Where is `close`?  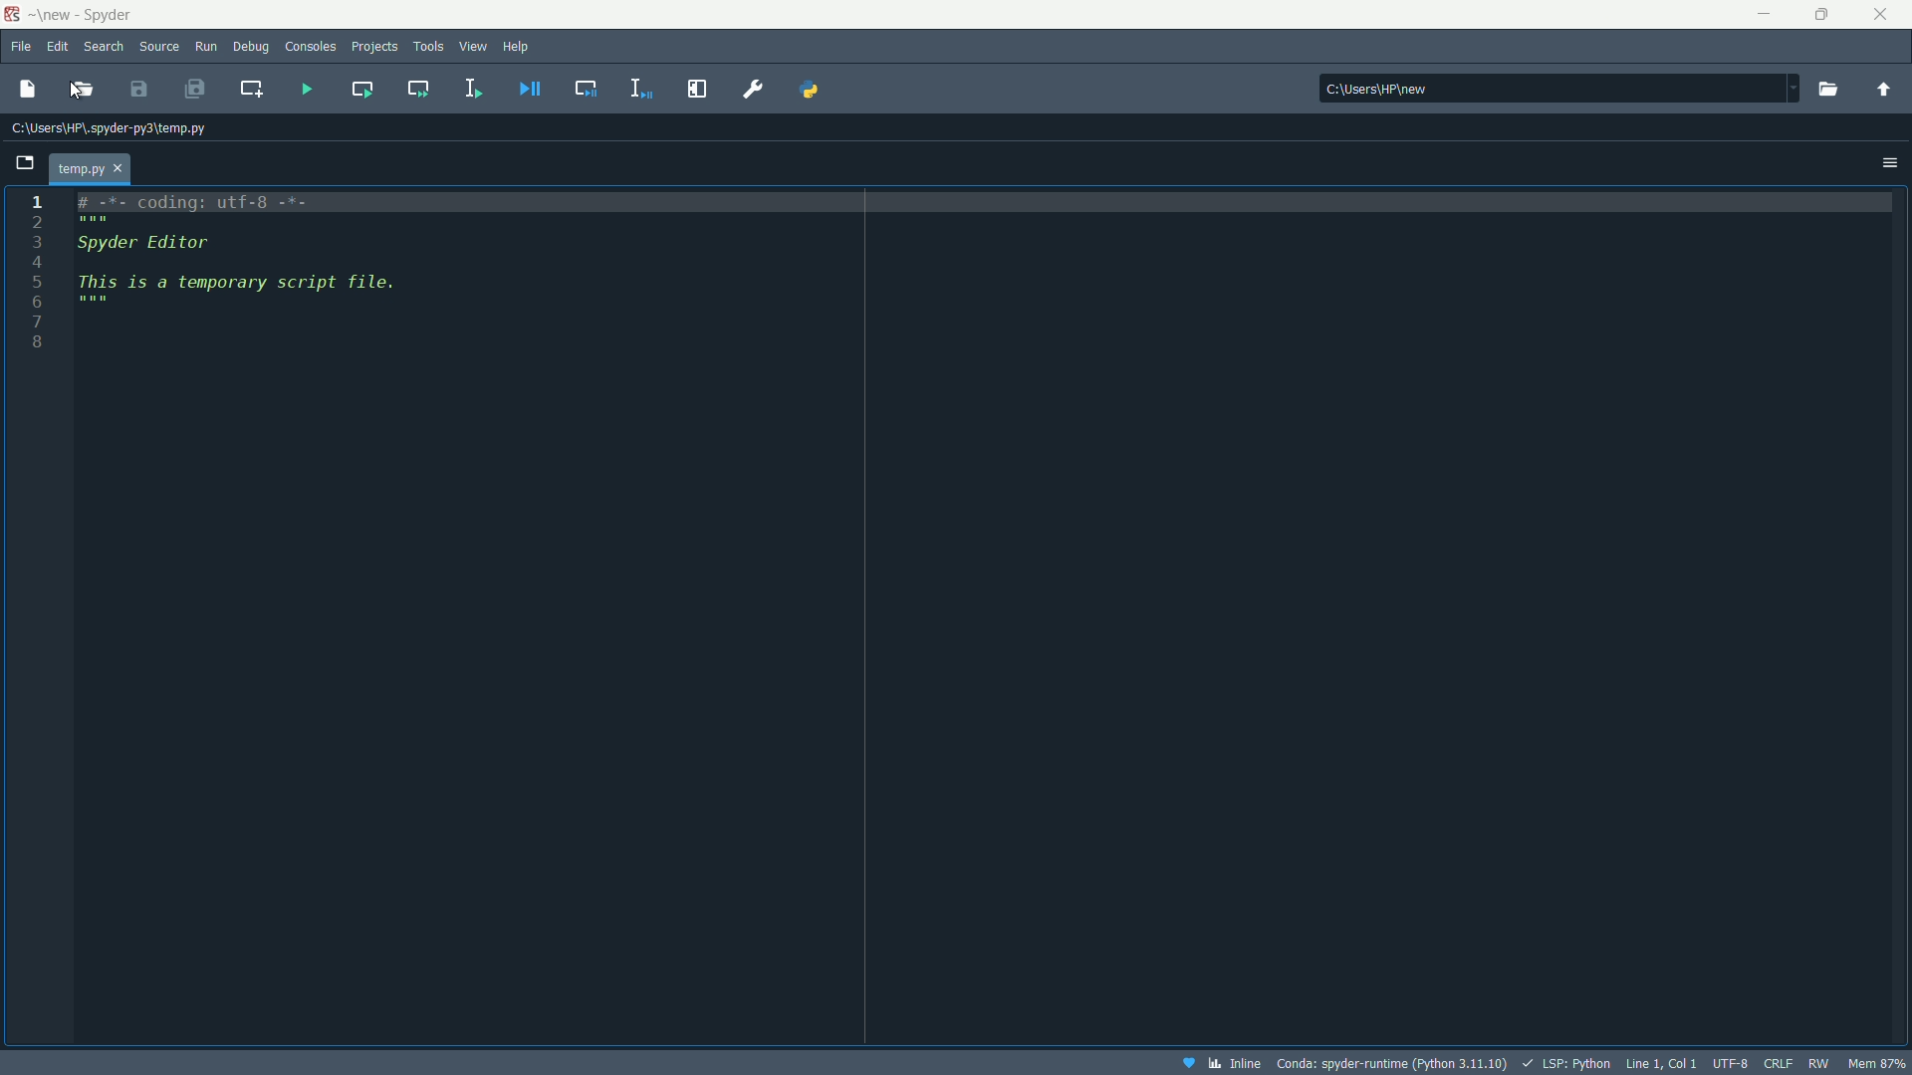
close is located at coordinates (1880, 15).